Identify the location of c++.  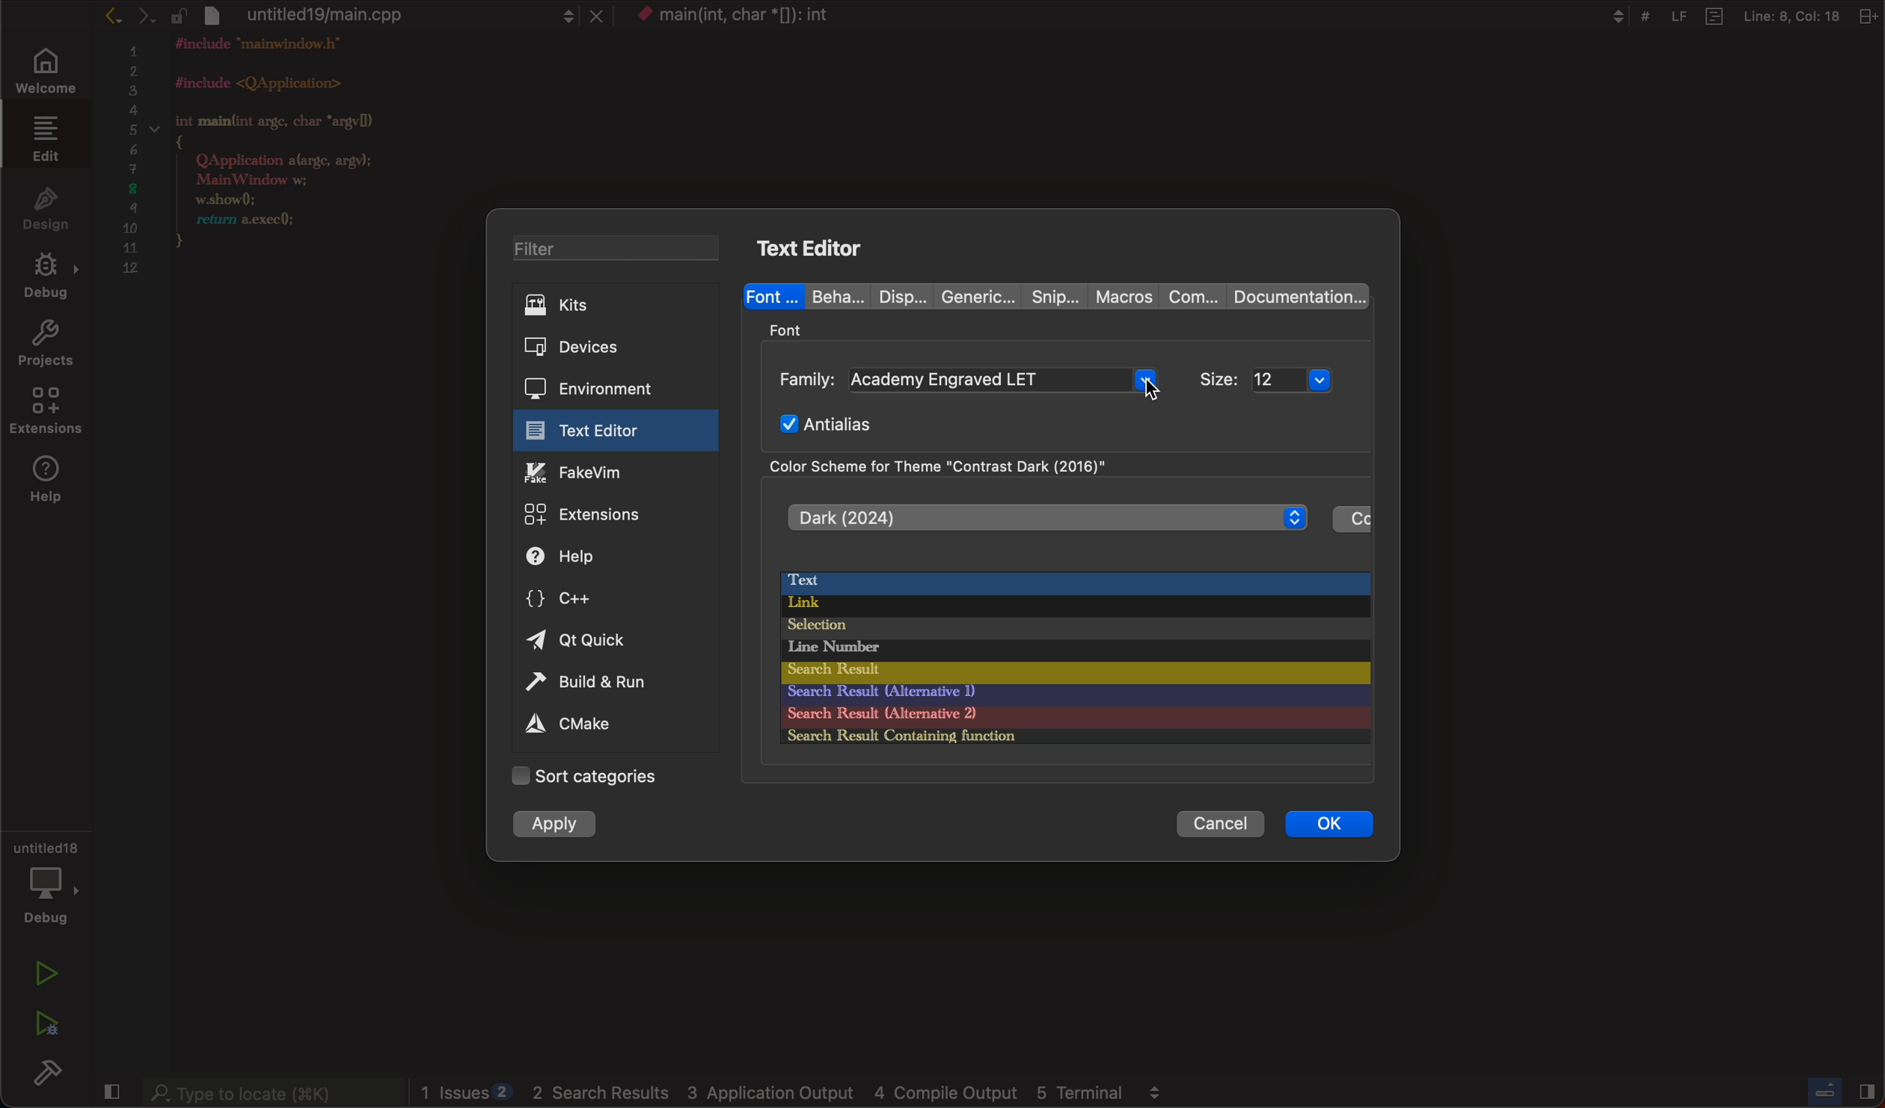
(583, 597).